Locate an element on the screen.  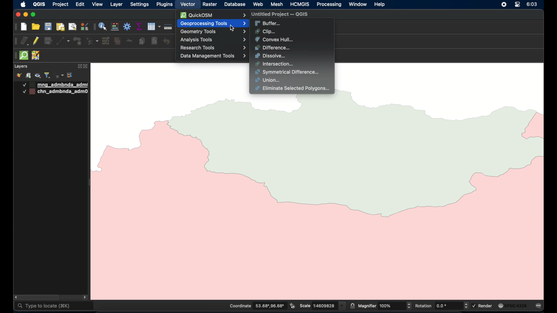
save edits is located at coordinates (48, 41).